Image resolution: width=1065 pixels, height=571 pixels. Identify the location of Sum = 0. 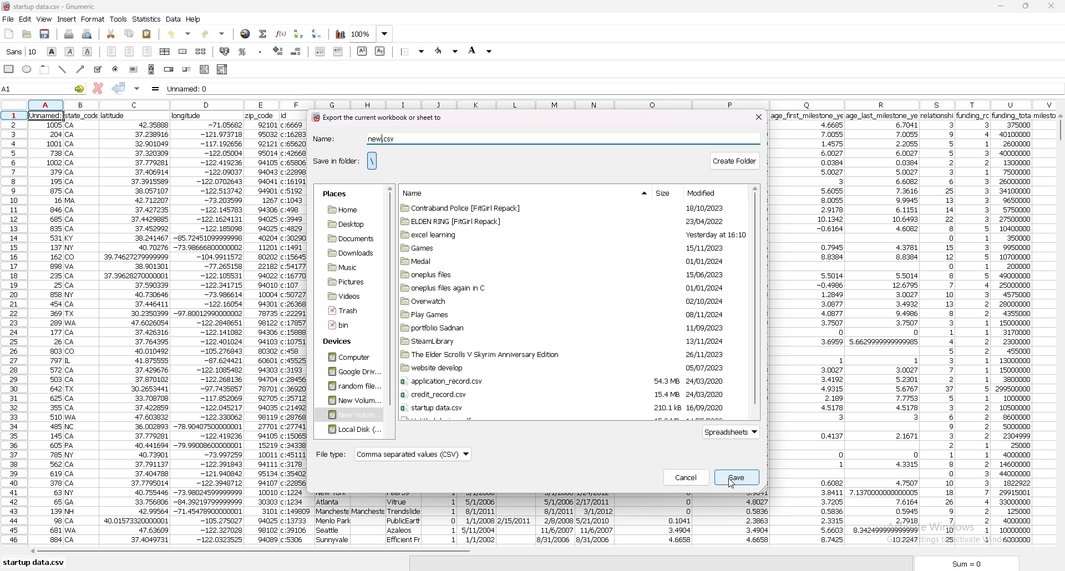
(983, 564).